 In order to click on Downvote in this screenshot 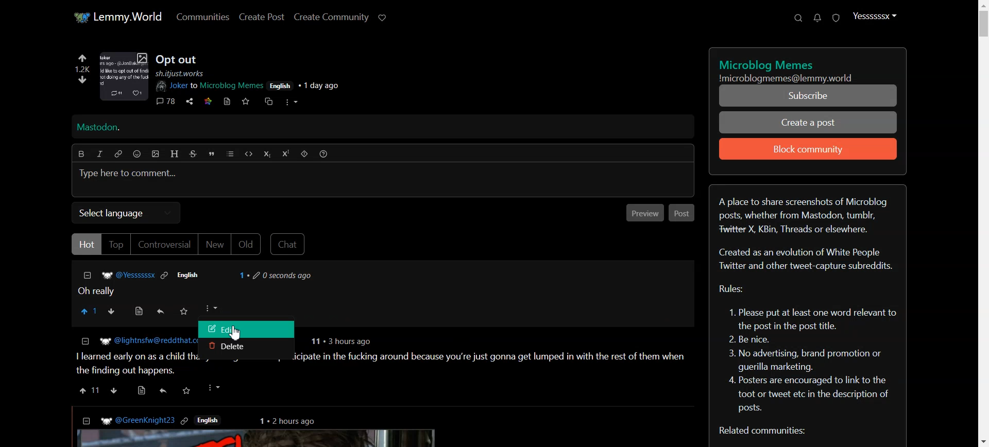, I will do `click(113, 311)`.